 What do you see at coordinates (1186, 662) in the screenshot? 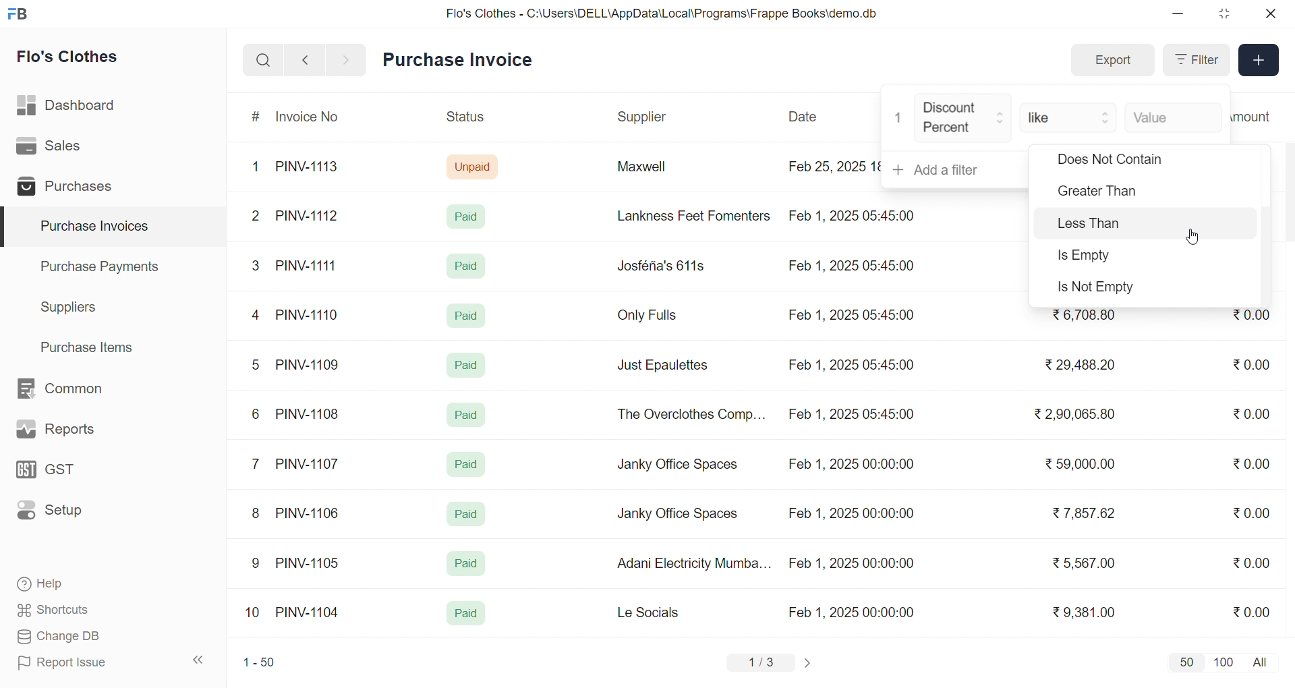
I see `50` at bounding box center [1186, 662].